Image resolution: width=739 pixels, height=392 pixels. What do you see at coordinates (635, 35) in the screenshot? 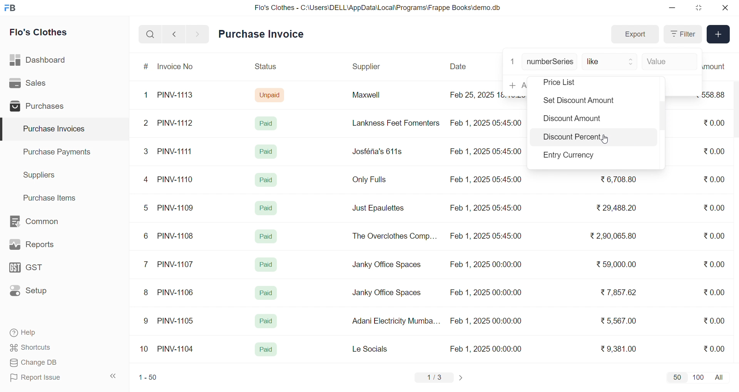
I see `Export` at bounding box center [635, 35].